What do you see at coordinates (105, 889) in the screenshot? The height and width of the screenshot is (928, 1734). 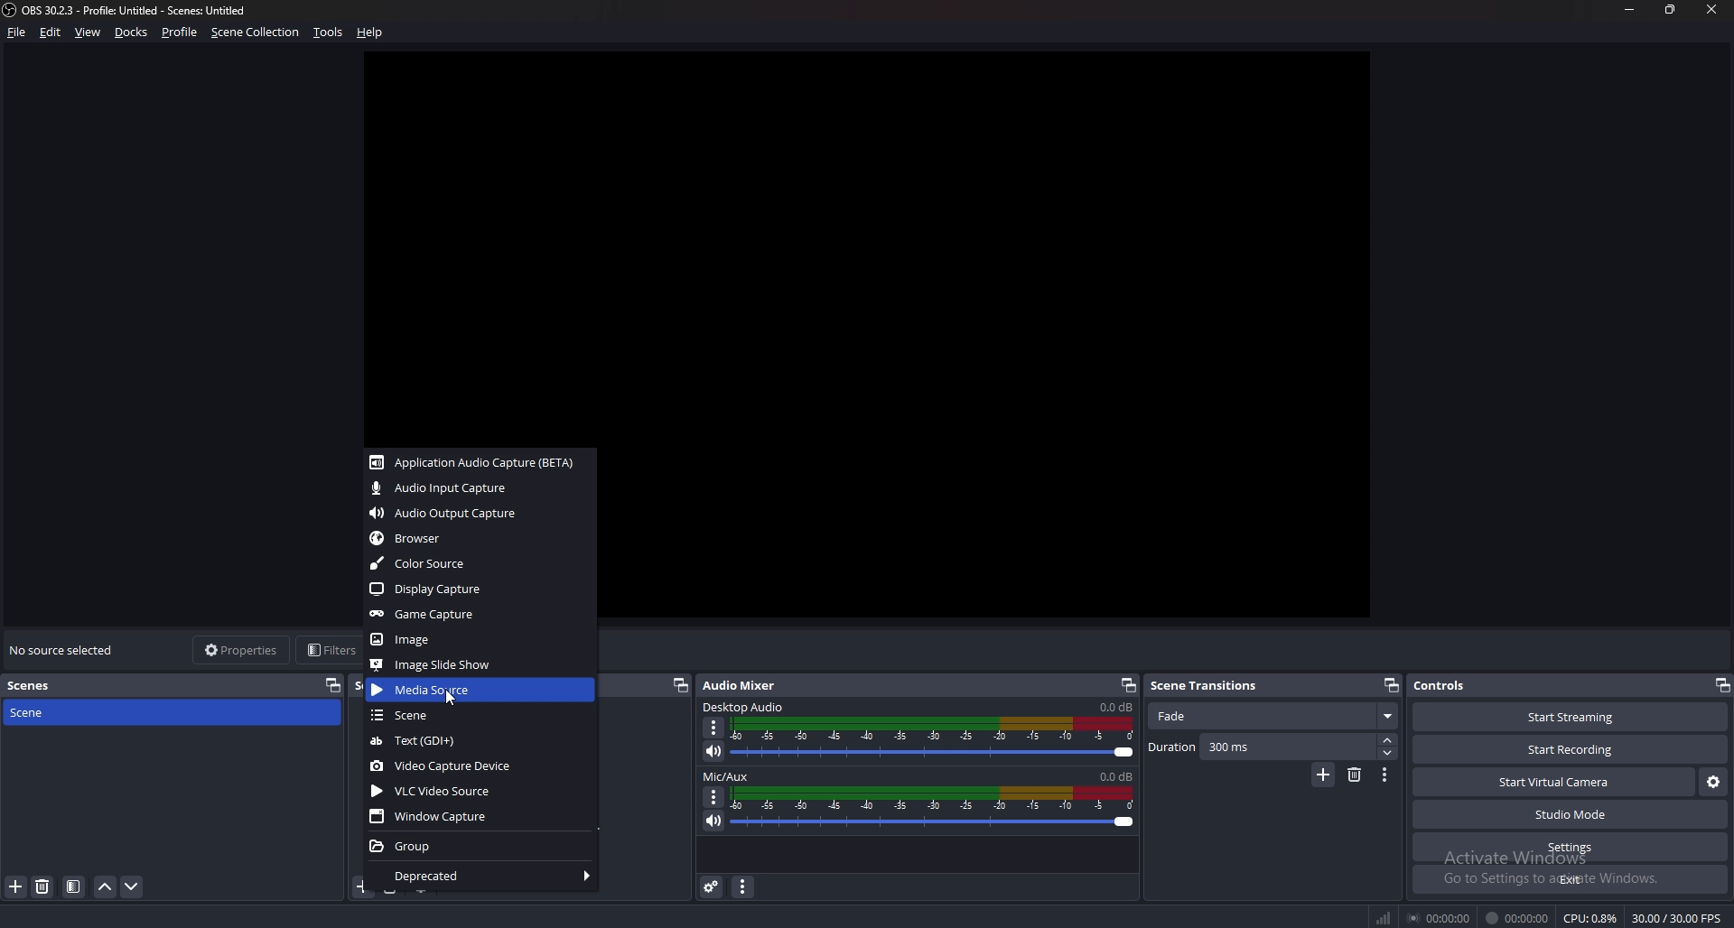 I see `Move scene up` at bounding box center [105, 889].